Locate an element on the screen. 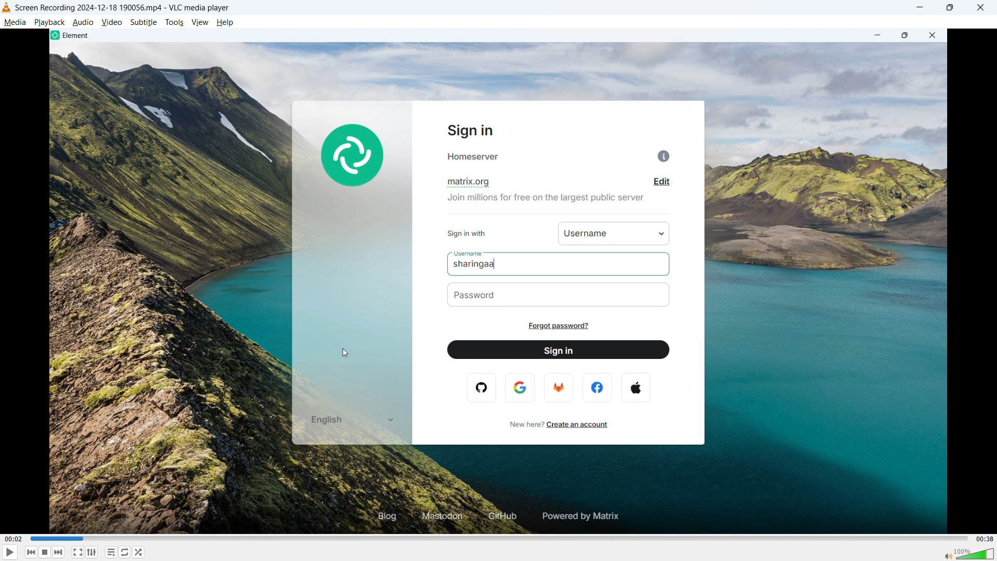 This screenshot has width=997, height=561. sharingaa is located at coordinates (489, 264).